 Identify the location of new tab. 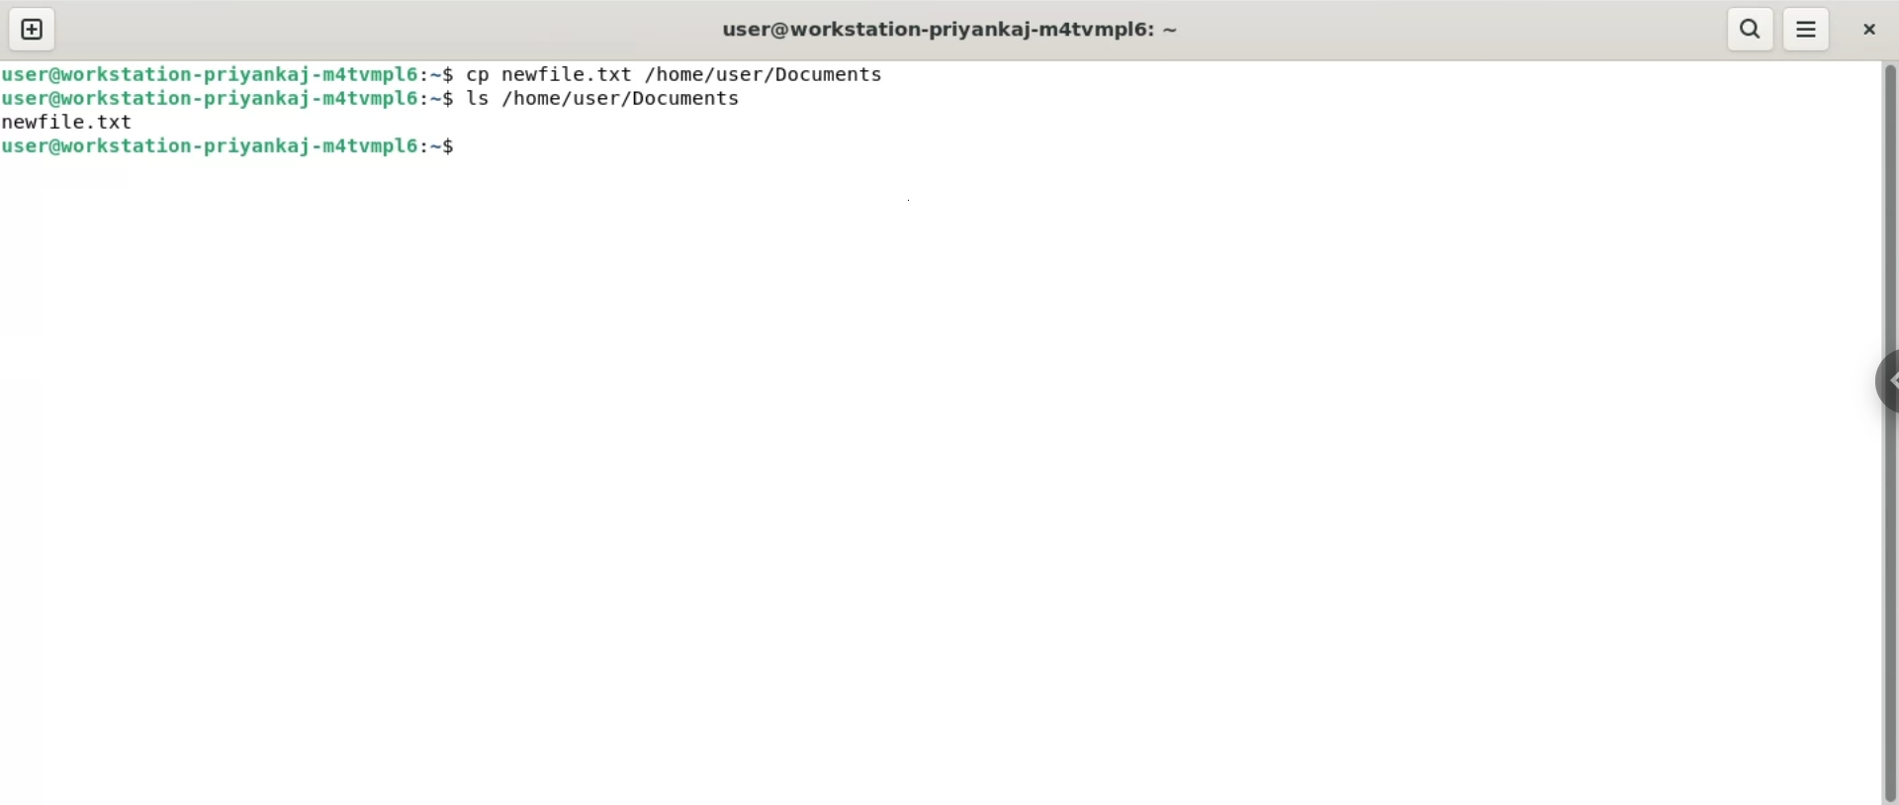
(32, 29).